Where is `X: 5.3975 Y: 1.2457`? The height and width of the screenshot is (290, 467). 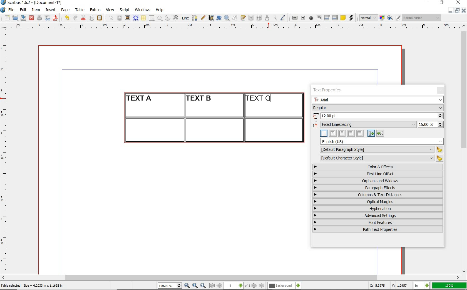
X: 5.3975 Y: 1.2457 is located at coordinates (389, 286).